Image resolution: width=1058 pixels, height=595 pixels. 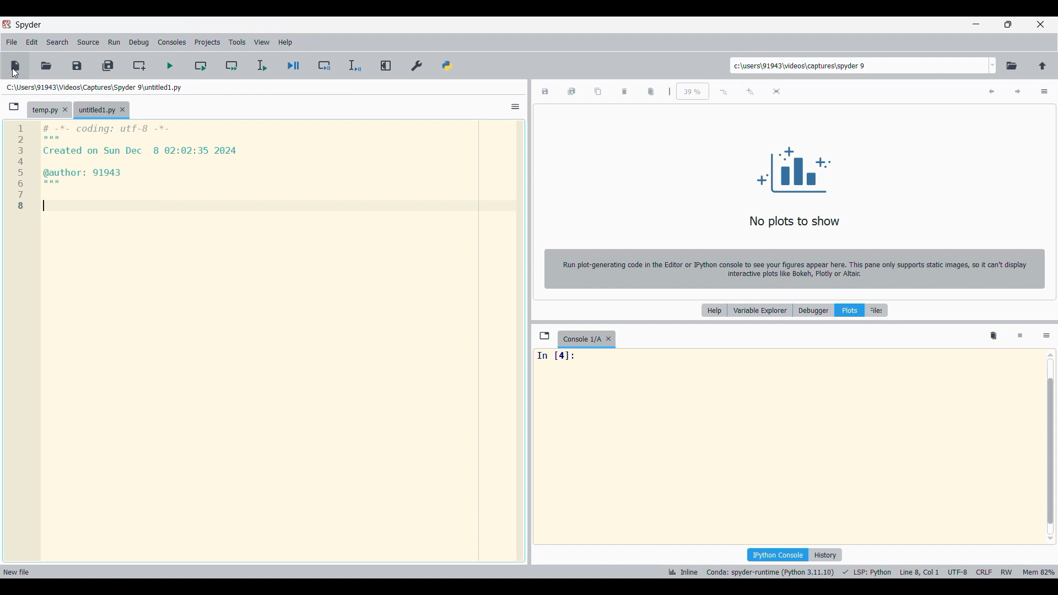 What do you see at coordinates (992, 91) in the screenshot?
I see `Previous plot` at bounding box center [992, 91].